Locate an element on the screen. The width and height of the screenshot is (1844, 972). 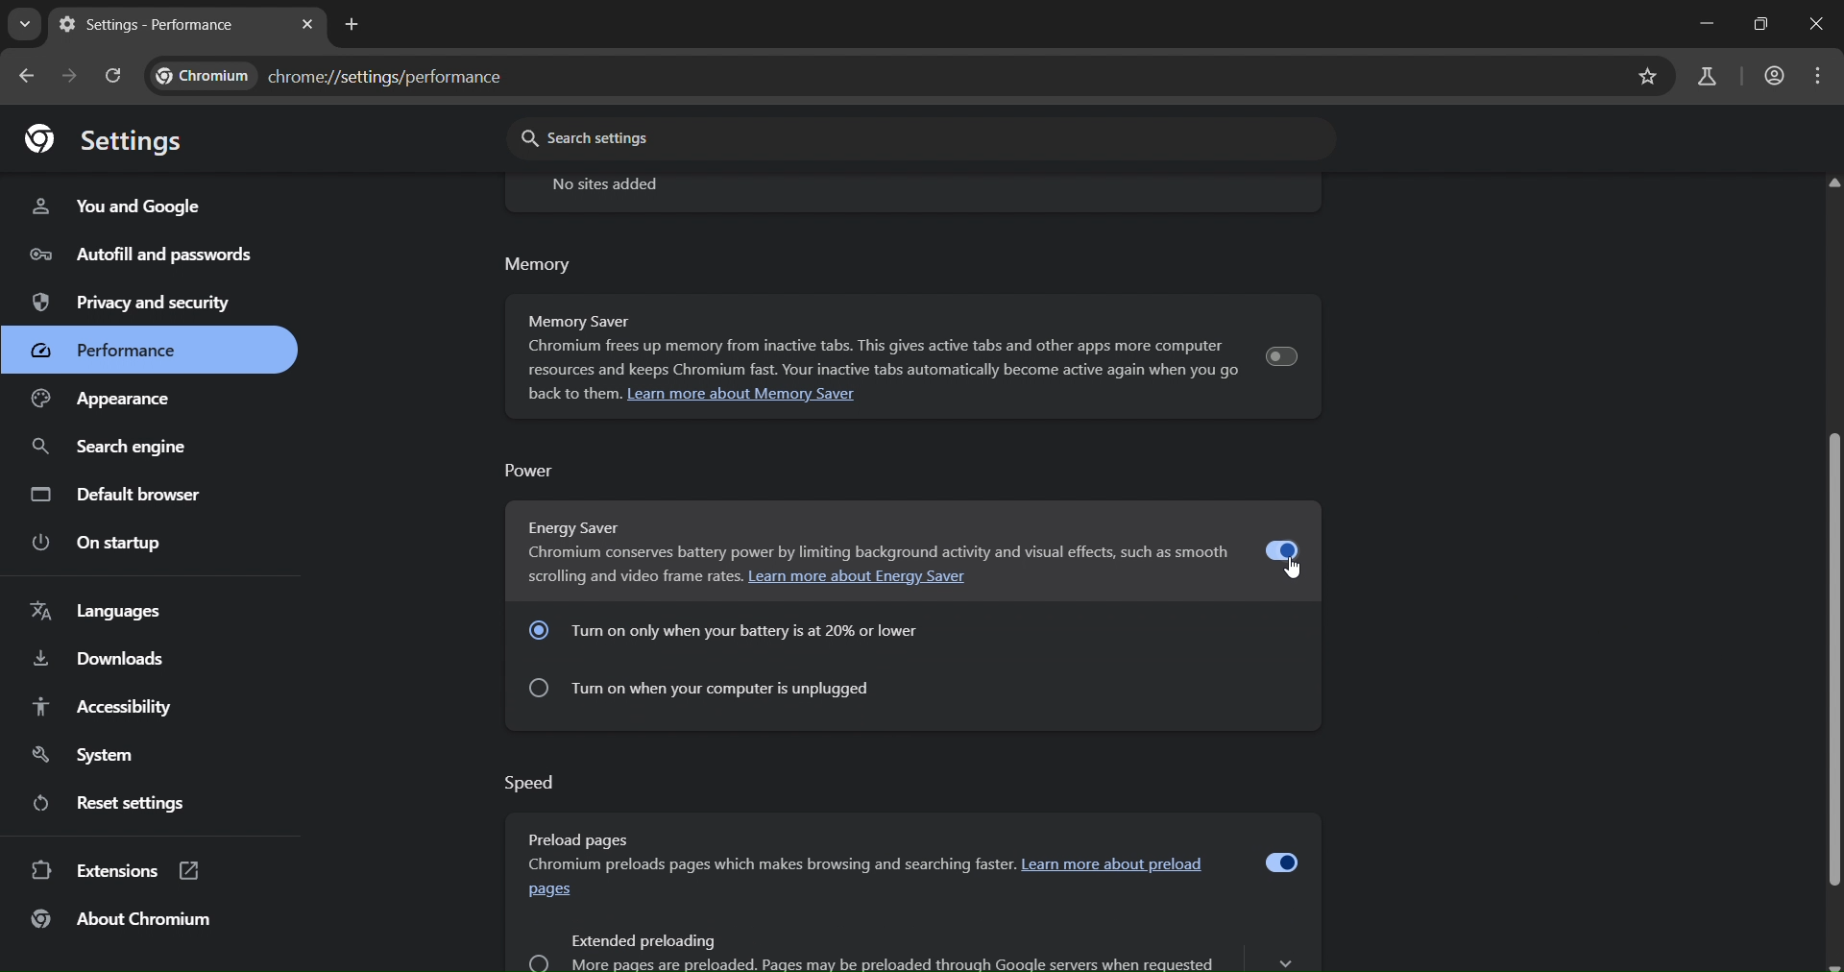
privacy and security is located at coordinates (140, 302).